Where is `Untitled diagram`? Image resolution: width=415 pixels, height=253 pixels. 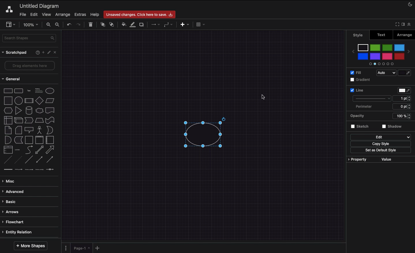 Untitled diagram is located at coordinates (40, 6).